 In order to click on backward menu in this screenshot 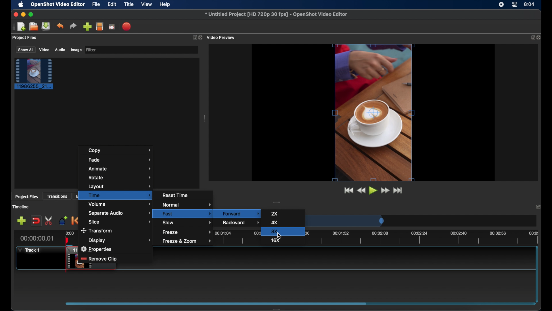, I will do `click(242, 222)`.